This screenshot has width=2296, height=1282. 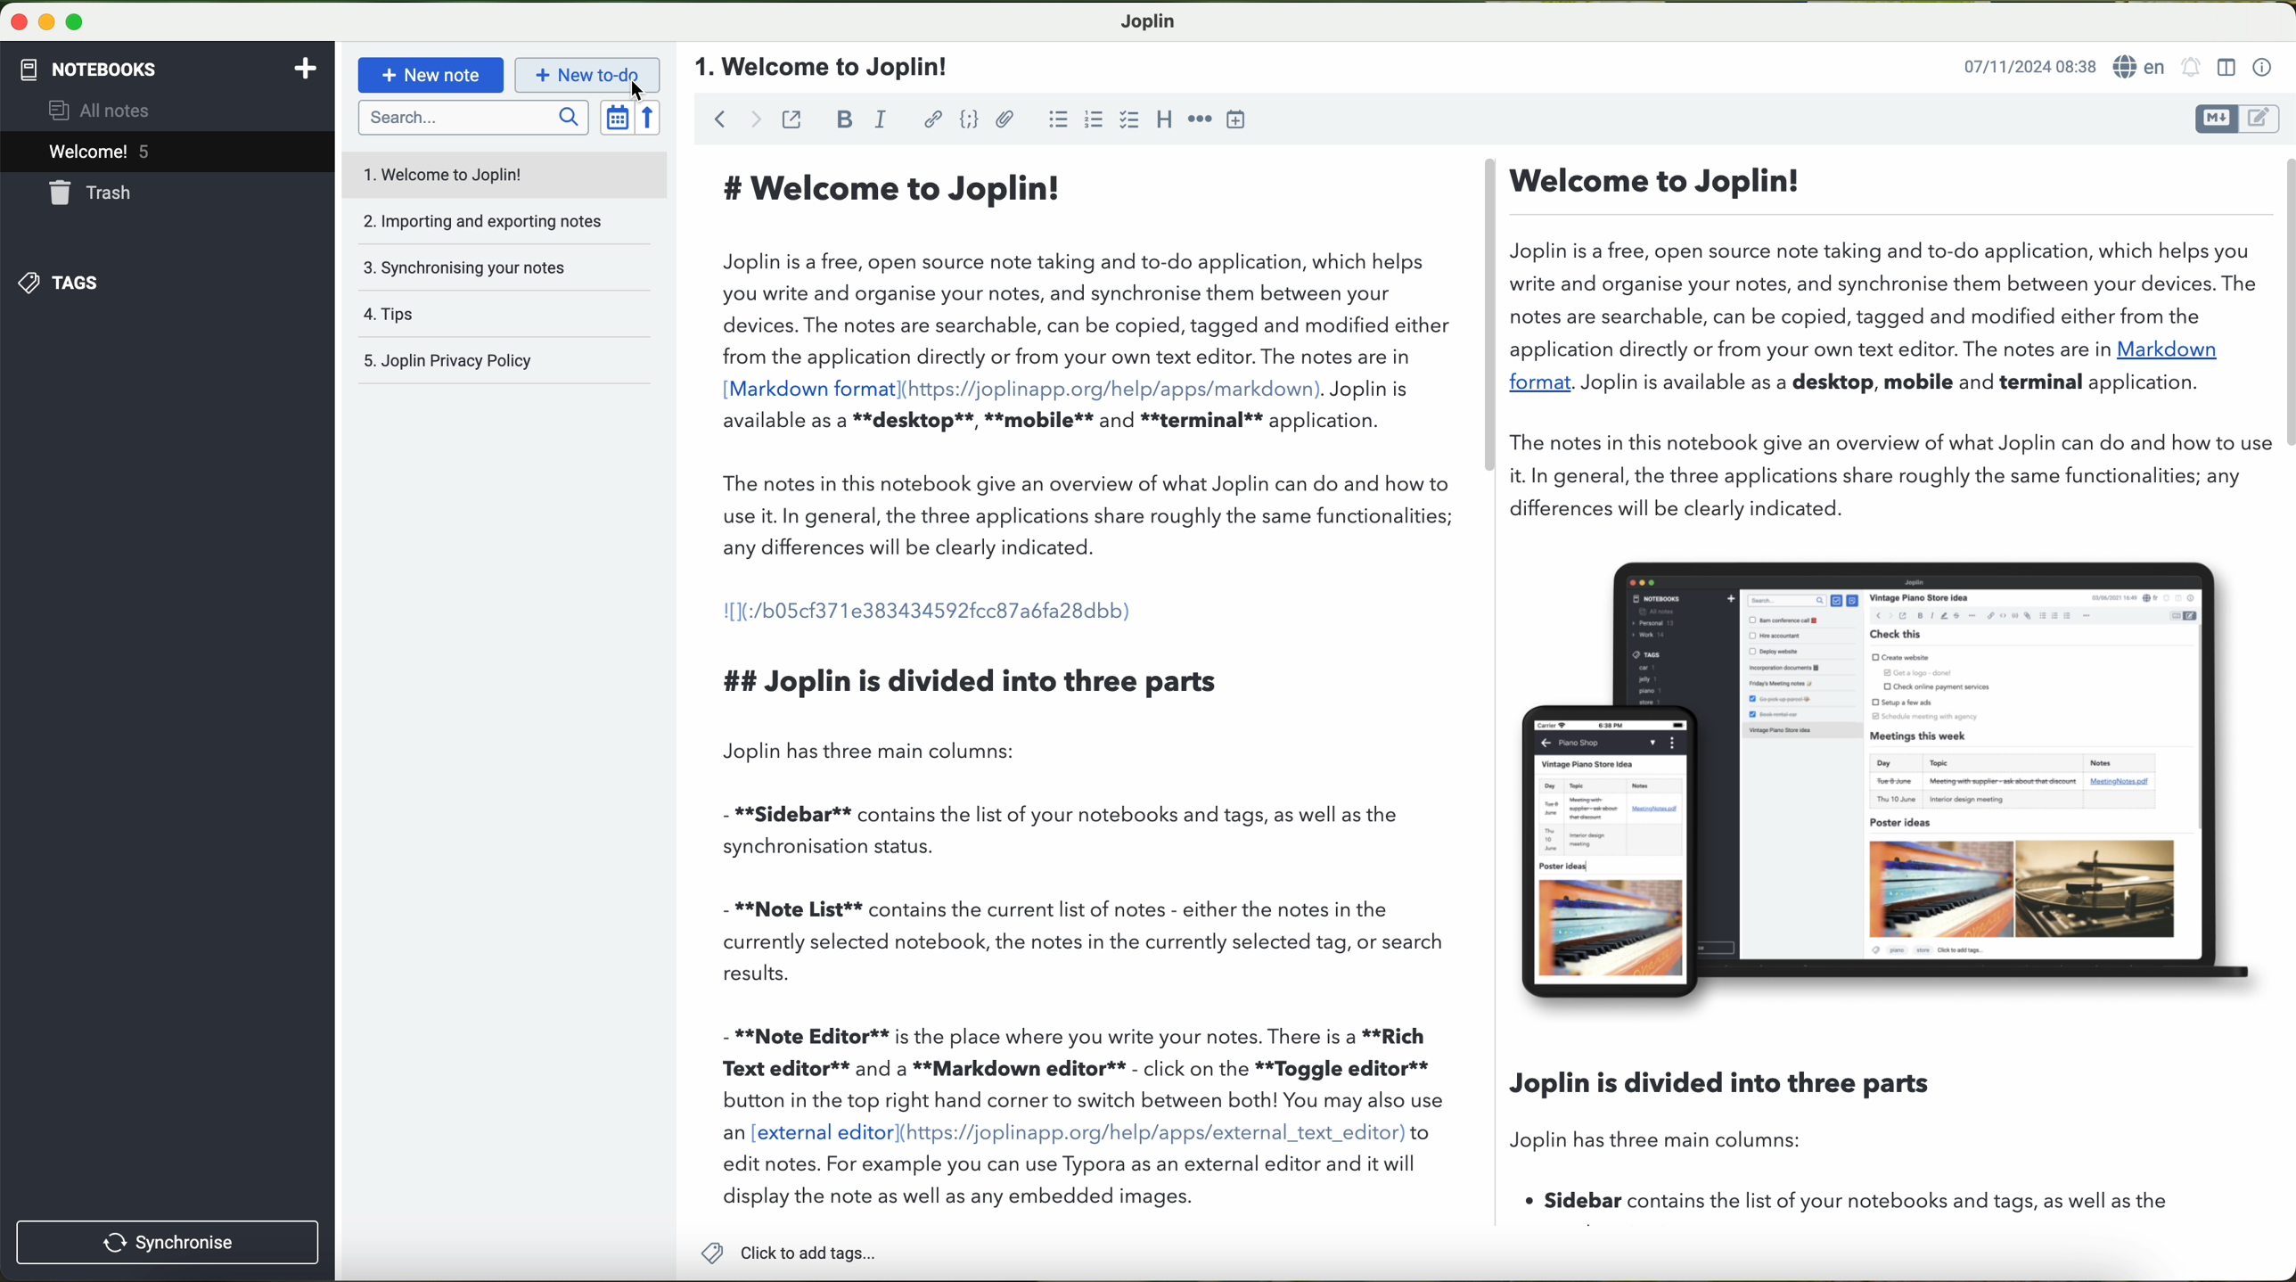 What do you see at coordinates (2227, 66) in the screenshot?
I see `toggle editor layout` at bounding box center [2227, 66].